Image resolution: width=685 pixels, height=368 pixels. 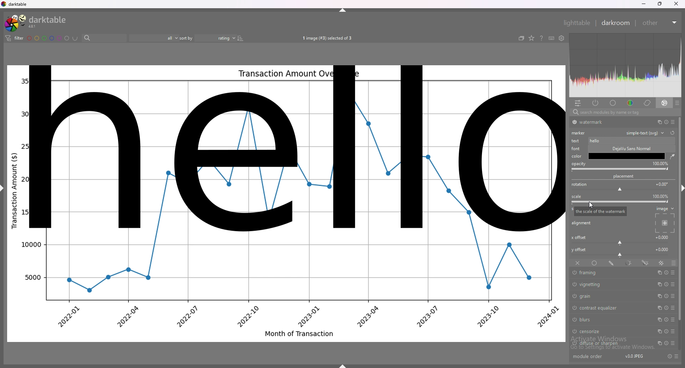 What do you see at coordinates (624, 176) in the screenshot?
I see `placement` at bounding box center [624, 176].